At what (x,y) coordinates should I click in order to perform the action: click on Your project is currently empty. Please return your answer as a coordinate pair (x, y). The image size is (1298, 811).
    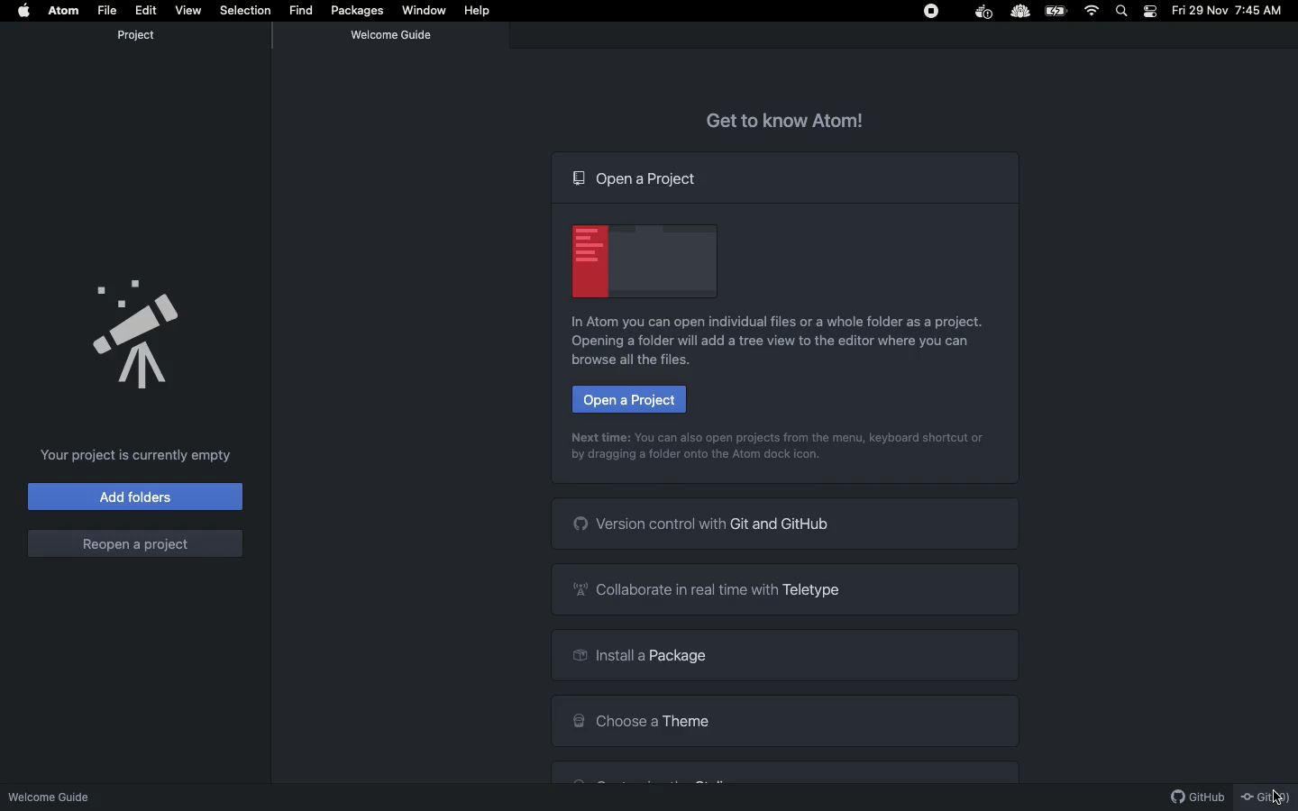
    Looking at the image, I should click on (138, 456).